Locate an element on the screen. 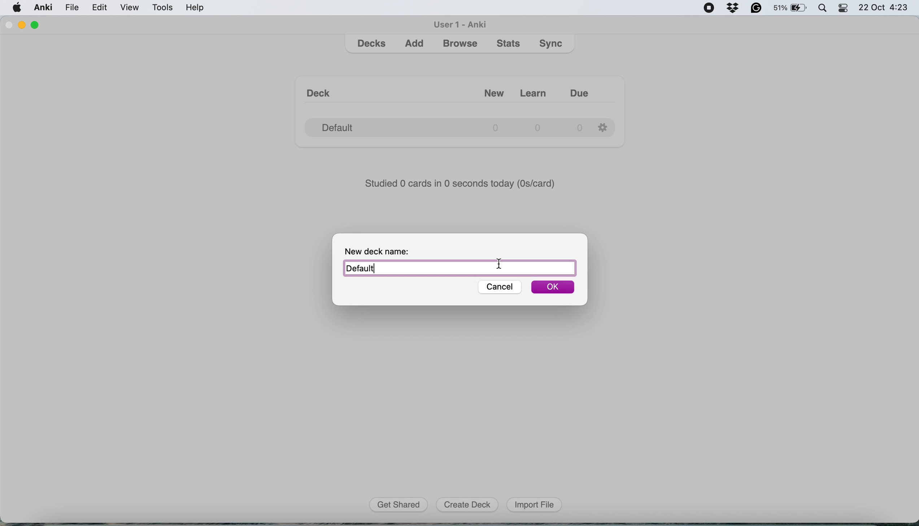  grammarly is located at coordinates (756, 9).